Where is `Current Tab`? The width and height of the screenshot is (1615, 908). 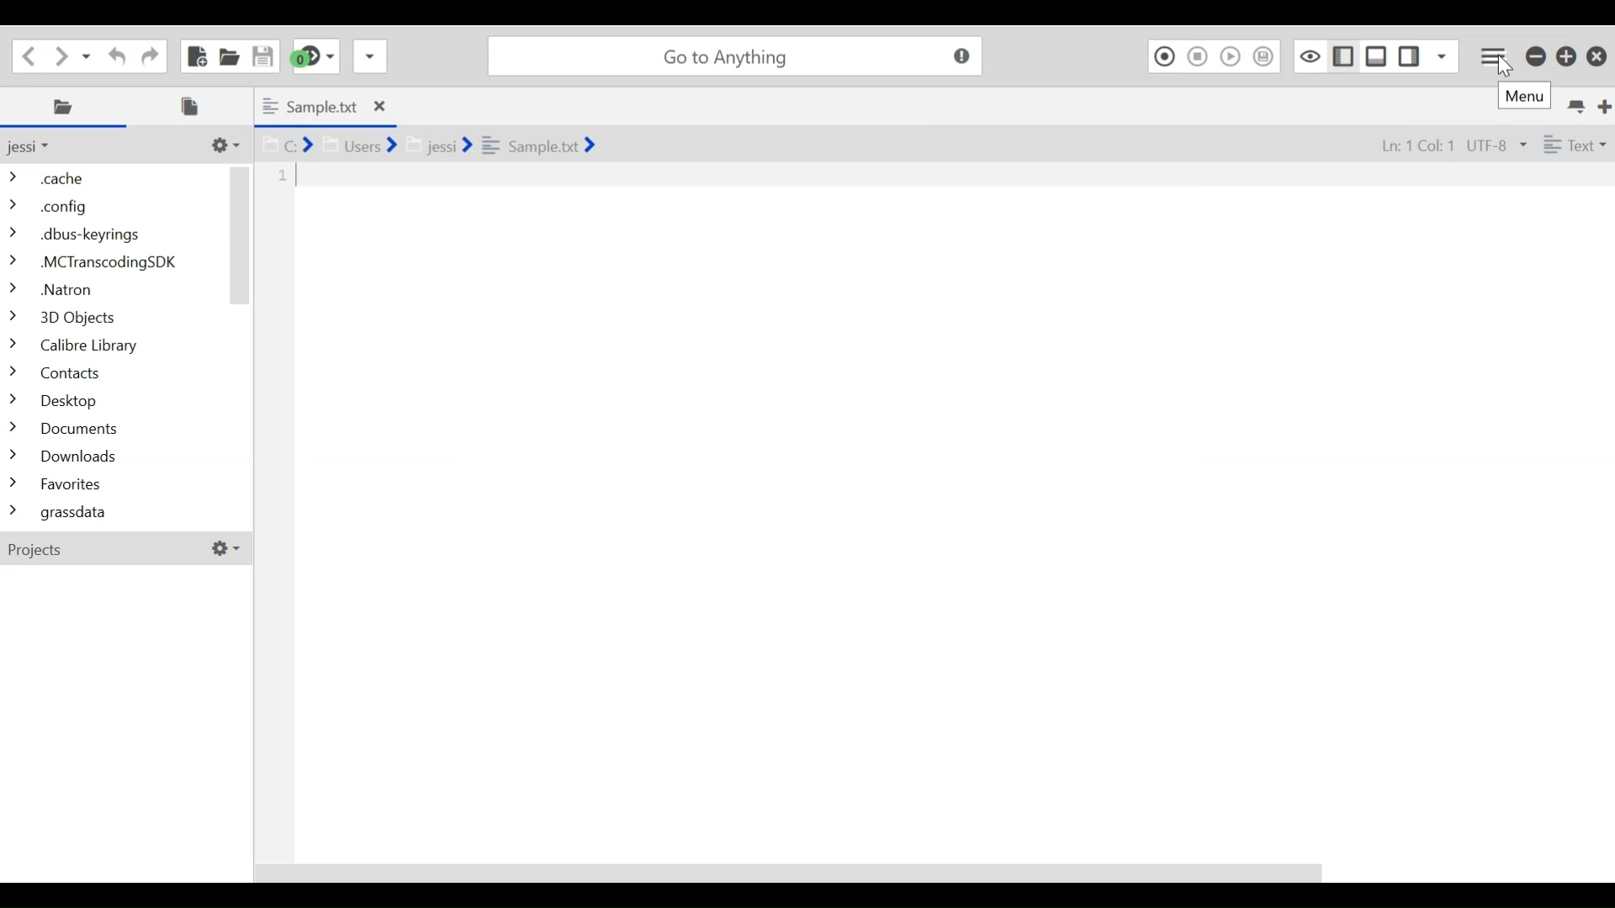
Current Tab is located at coordinates (324, 106).